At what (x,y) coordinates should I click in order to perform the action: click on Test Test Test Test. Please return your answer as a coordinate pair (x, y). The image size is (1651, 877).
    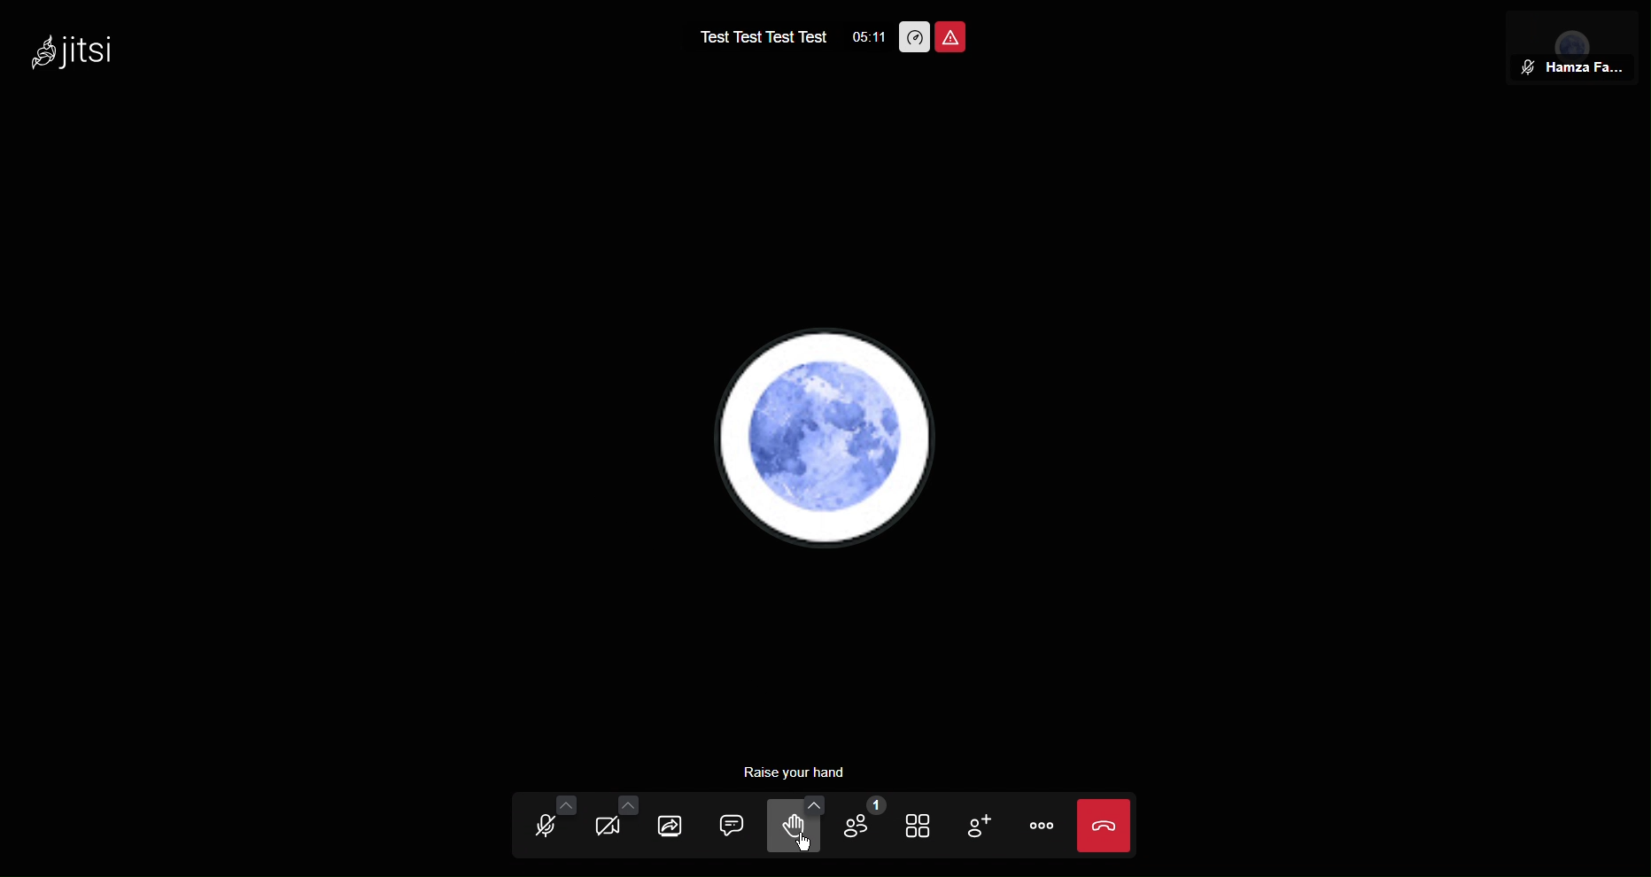
    Looking at the image, I should click on (763, 35).